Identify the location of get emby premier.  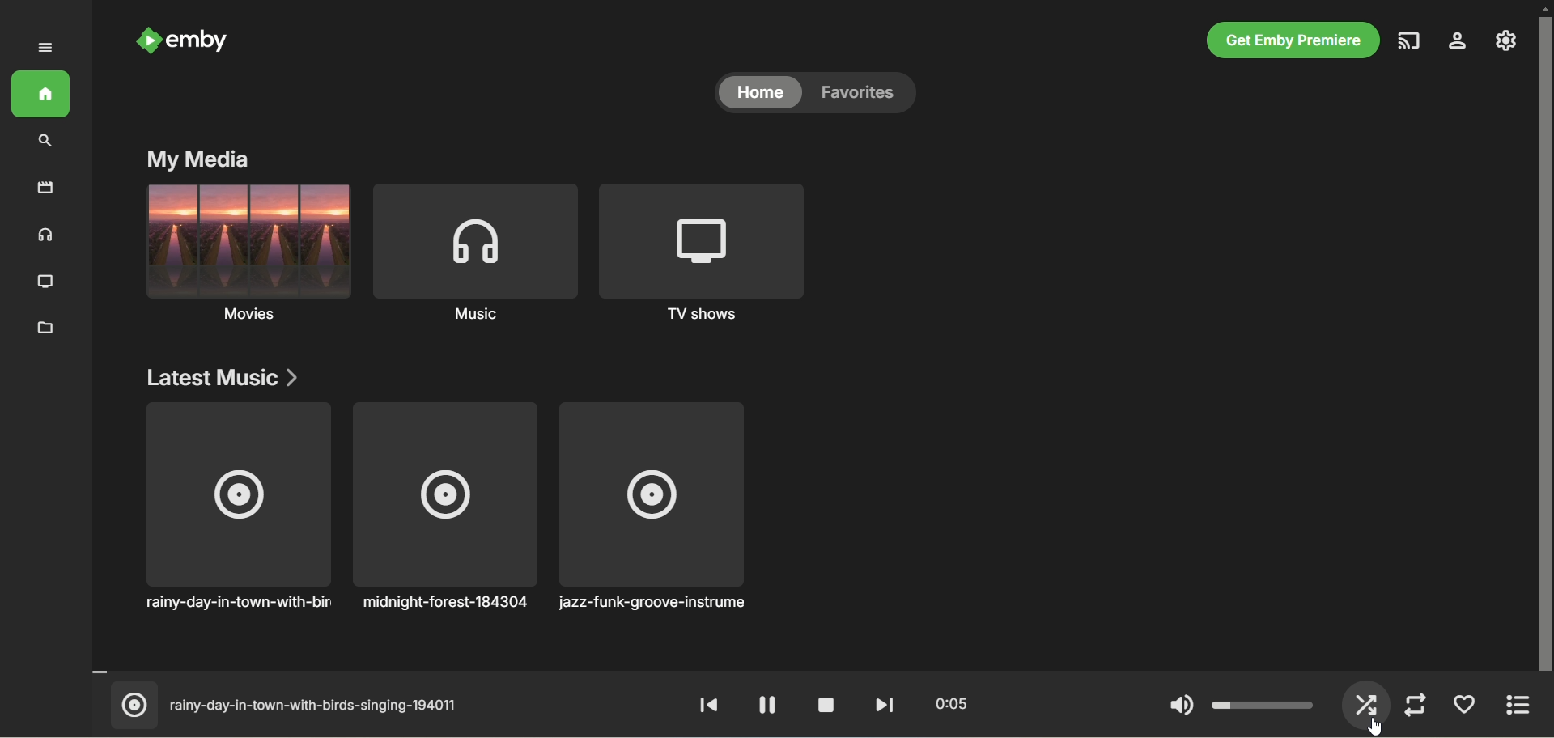
(1294, 41).